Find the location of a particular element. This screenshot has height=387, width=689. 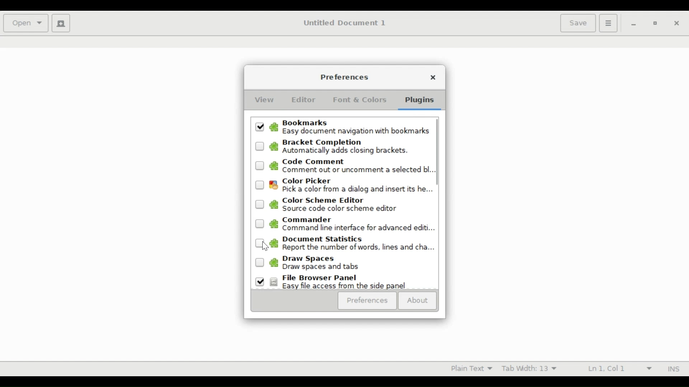

Ln 1 Col 1 is located at coordinates (615, 368).